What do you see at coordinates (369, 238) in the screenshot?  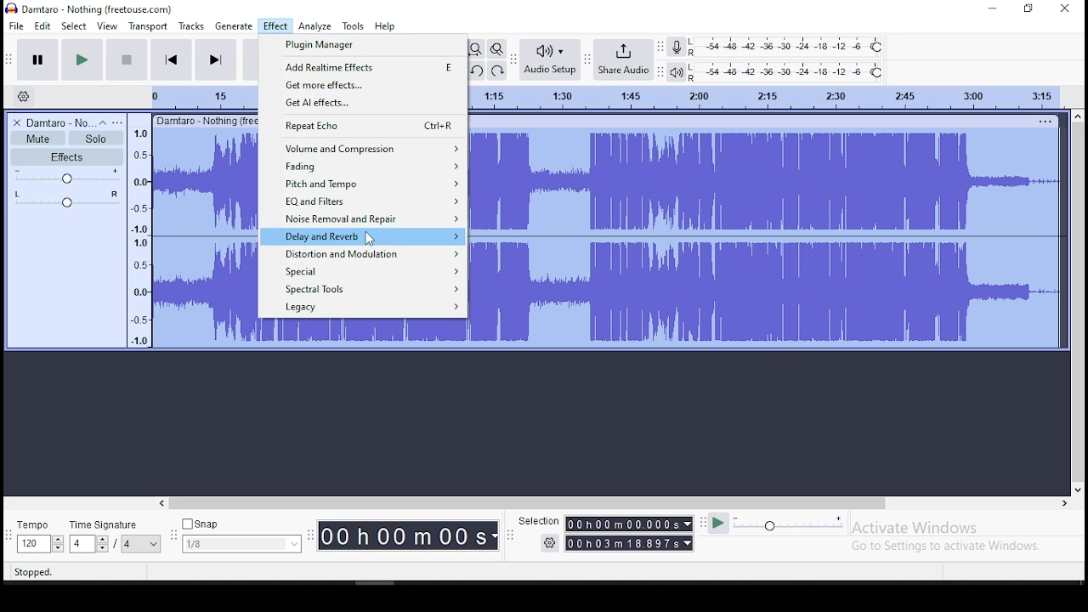 I see `Cursor` at bounding box center [369, 238].